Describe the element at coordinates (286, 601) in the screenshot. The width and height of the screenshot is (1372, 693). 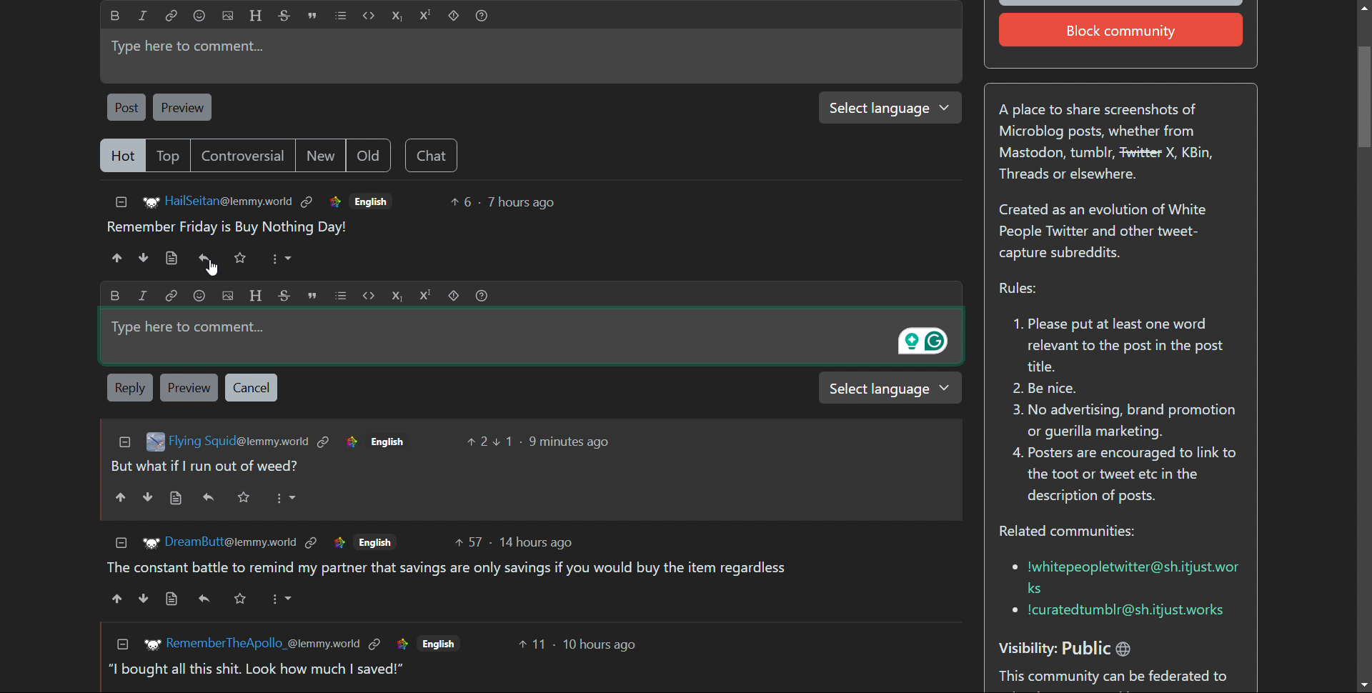
I see `More` at that location.